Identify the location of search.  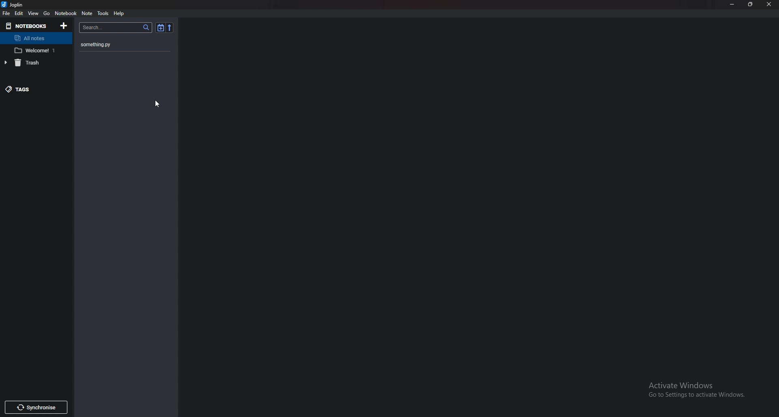
(116, 28).